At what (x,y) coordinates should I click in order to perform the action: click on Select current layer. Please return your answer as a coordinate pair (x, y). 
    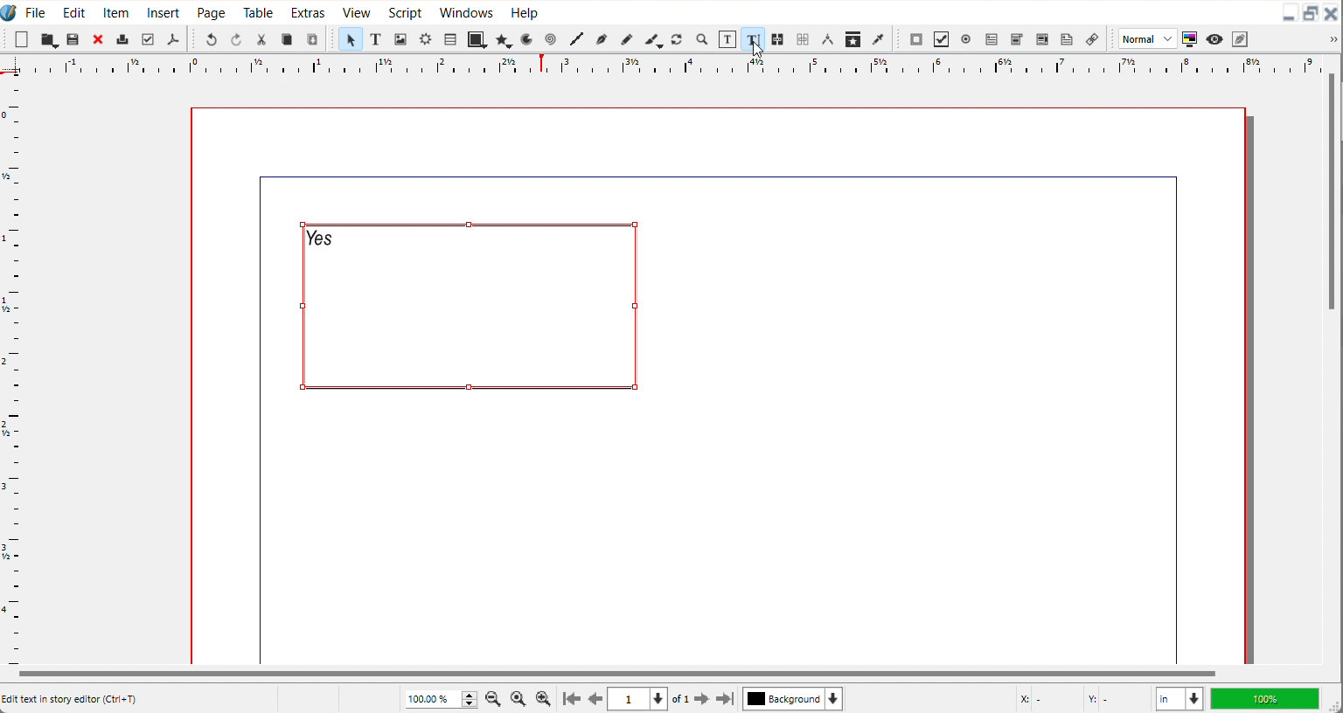
    Looking at the image, I should click on (793, 698).